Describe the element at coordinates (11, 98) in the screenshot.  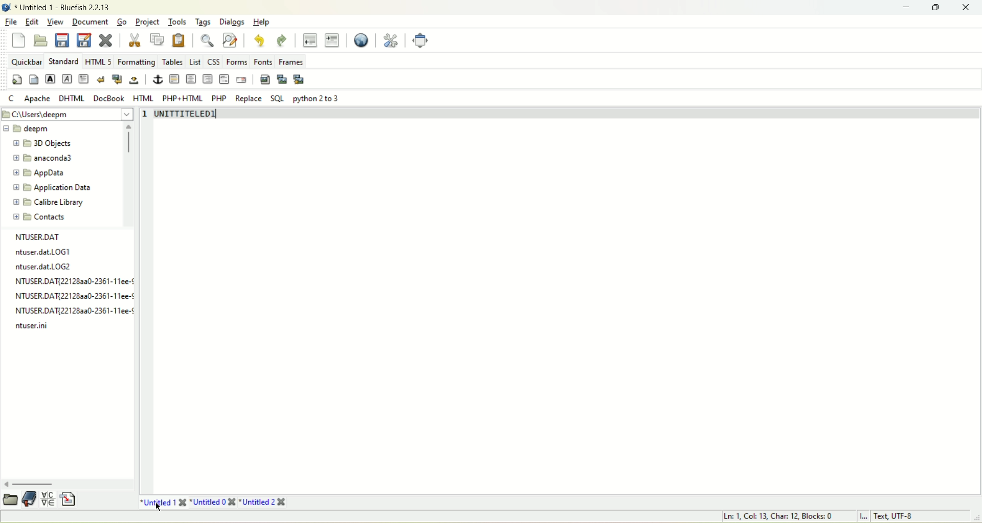
I see `Cc` at that location.